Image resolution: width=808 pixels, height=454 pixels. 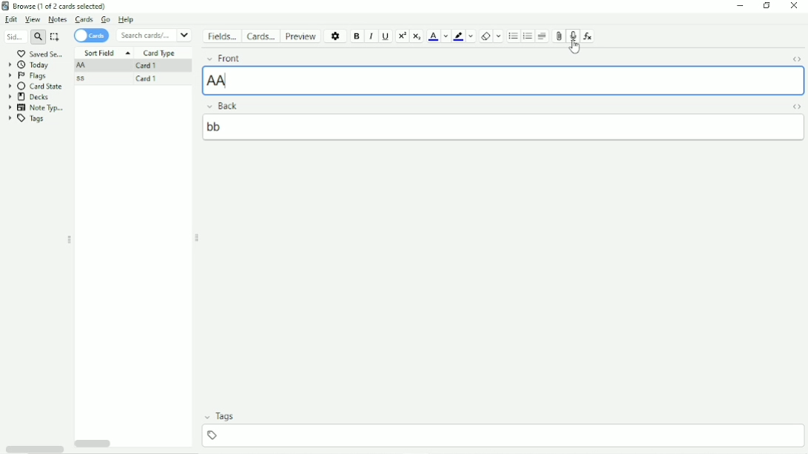 I want to click on bb, so click(x=496, y=127).